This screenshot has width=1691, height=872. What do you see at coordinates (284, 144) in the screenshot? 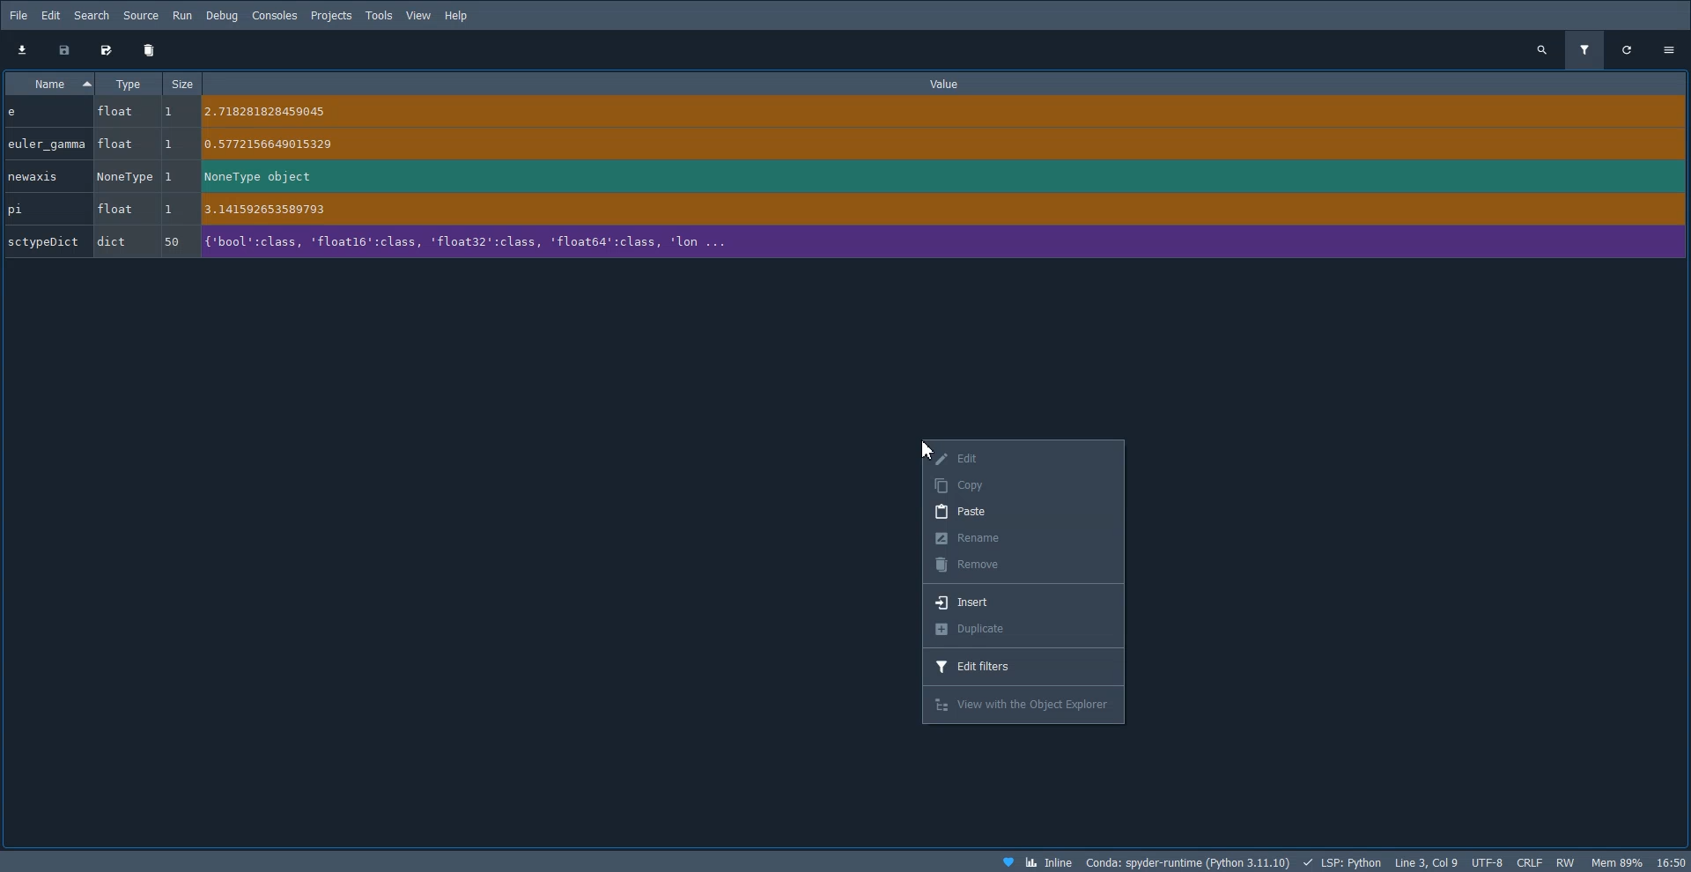
I see `To .5772156649015329` at bounding box center [284, 144].